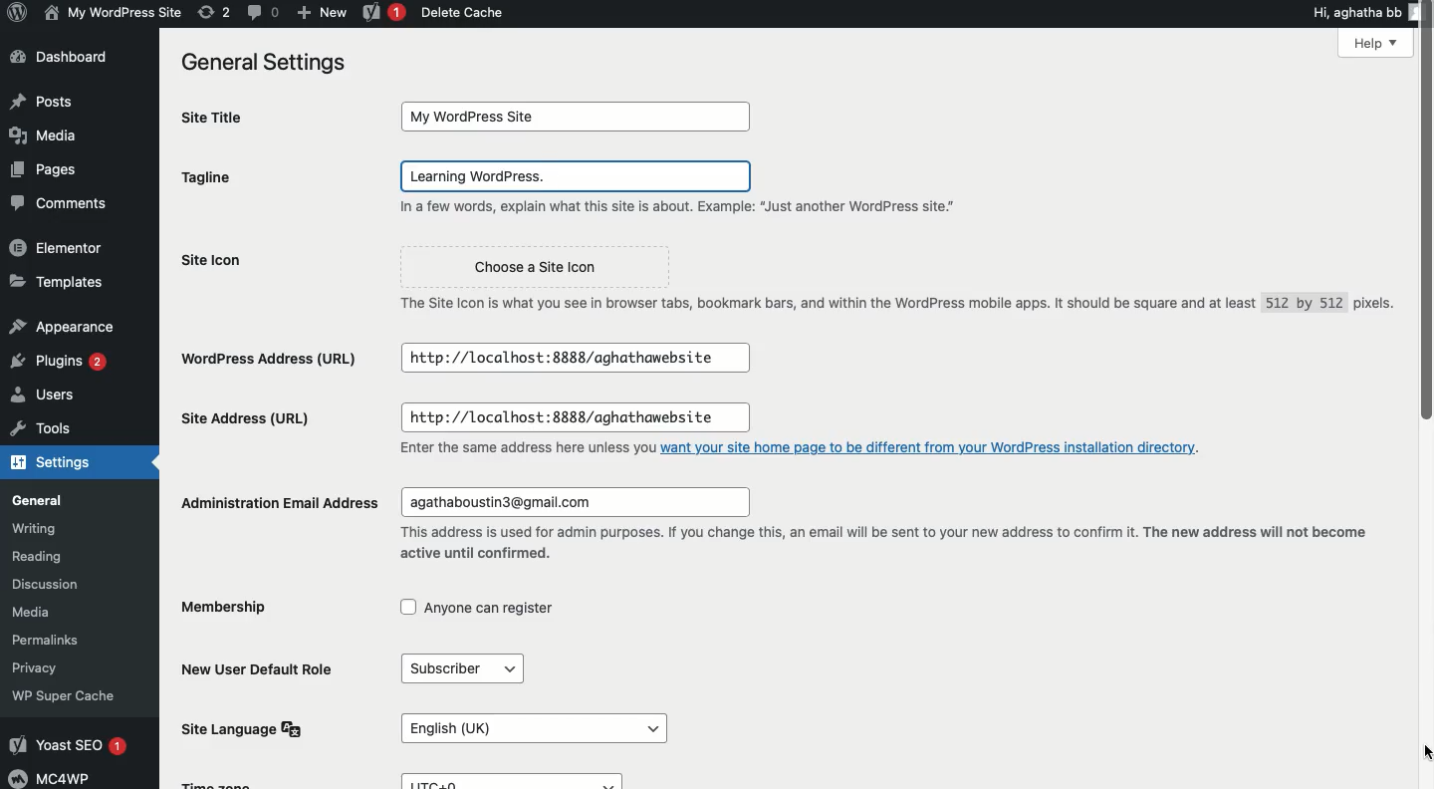 Image resolution: width=1434 pixels, height=789 pixels. What do you see at coordinates (541, 263) in the screenshot?
I see `Choose a Site Icon` at bounding box center [541, 263].